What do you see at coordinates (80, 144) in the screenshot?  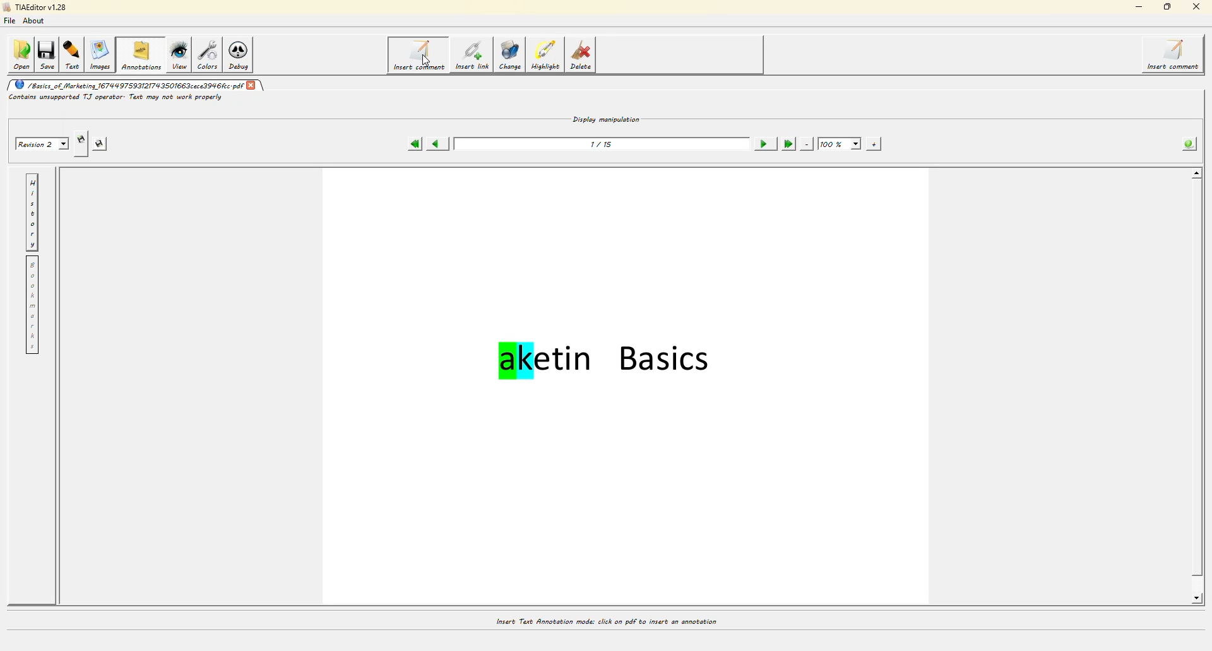 I see `creates new revision` at bounding box center [80, 144].